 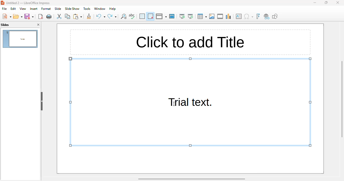 I want to click on display views, so click(x=161, y=16).